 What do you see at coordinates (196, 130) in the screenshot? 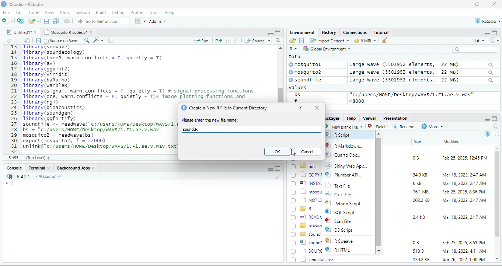
I see `sound.R` at bounding box center [196, 130].